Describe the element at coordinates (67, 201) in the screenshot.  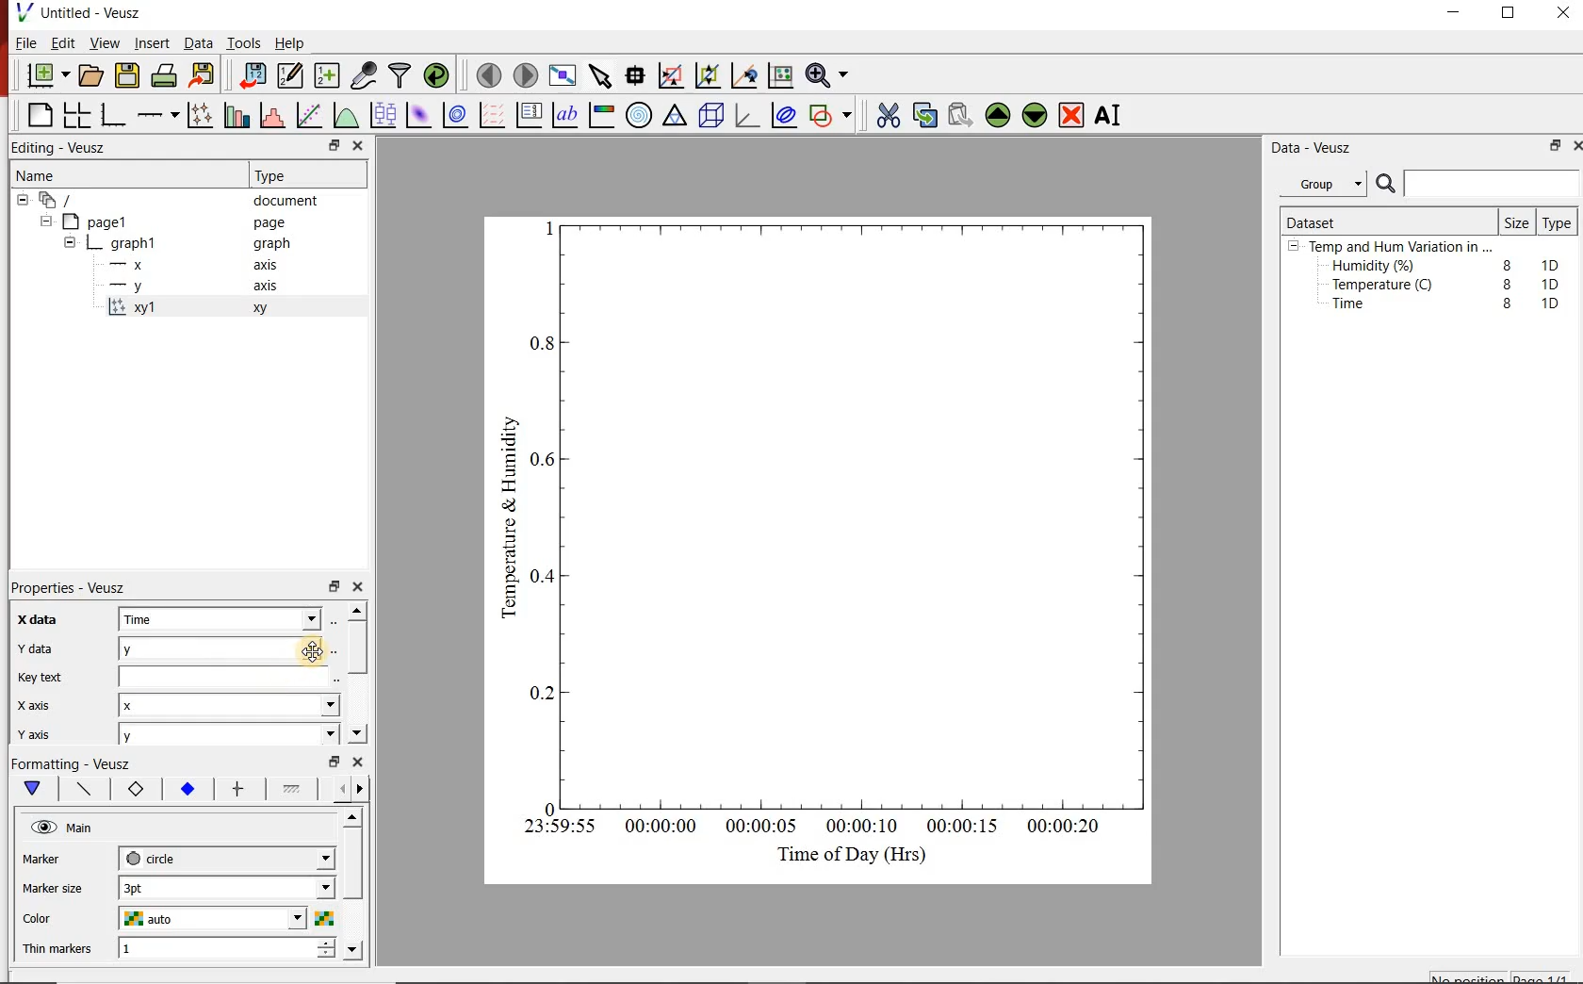
I see `document widget` at that location.